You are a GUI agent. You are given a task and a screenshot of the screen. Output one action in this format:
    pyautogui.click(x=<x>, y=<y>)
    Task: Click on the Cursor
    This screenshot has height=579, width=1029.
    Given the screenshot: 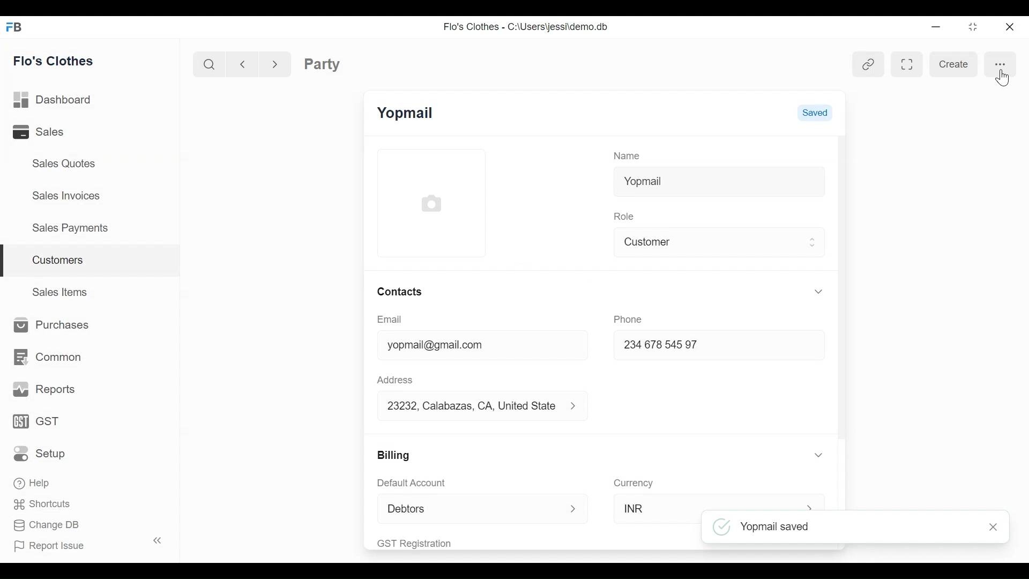 What is the action you would take?
    pyautogui.click(x=1003, y=78)
    